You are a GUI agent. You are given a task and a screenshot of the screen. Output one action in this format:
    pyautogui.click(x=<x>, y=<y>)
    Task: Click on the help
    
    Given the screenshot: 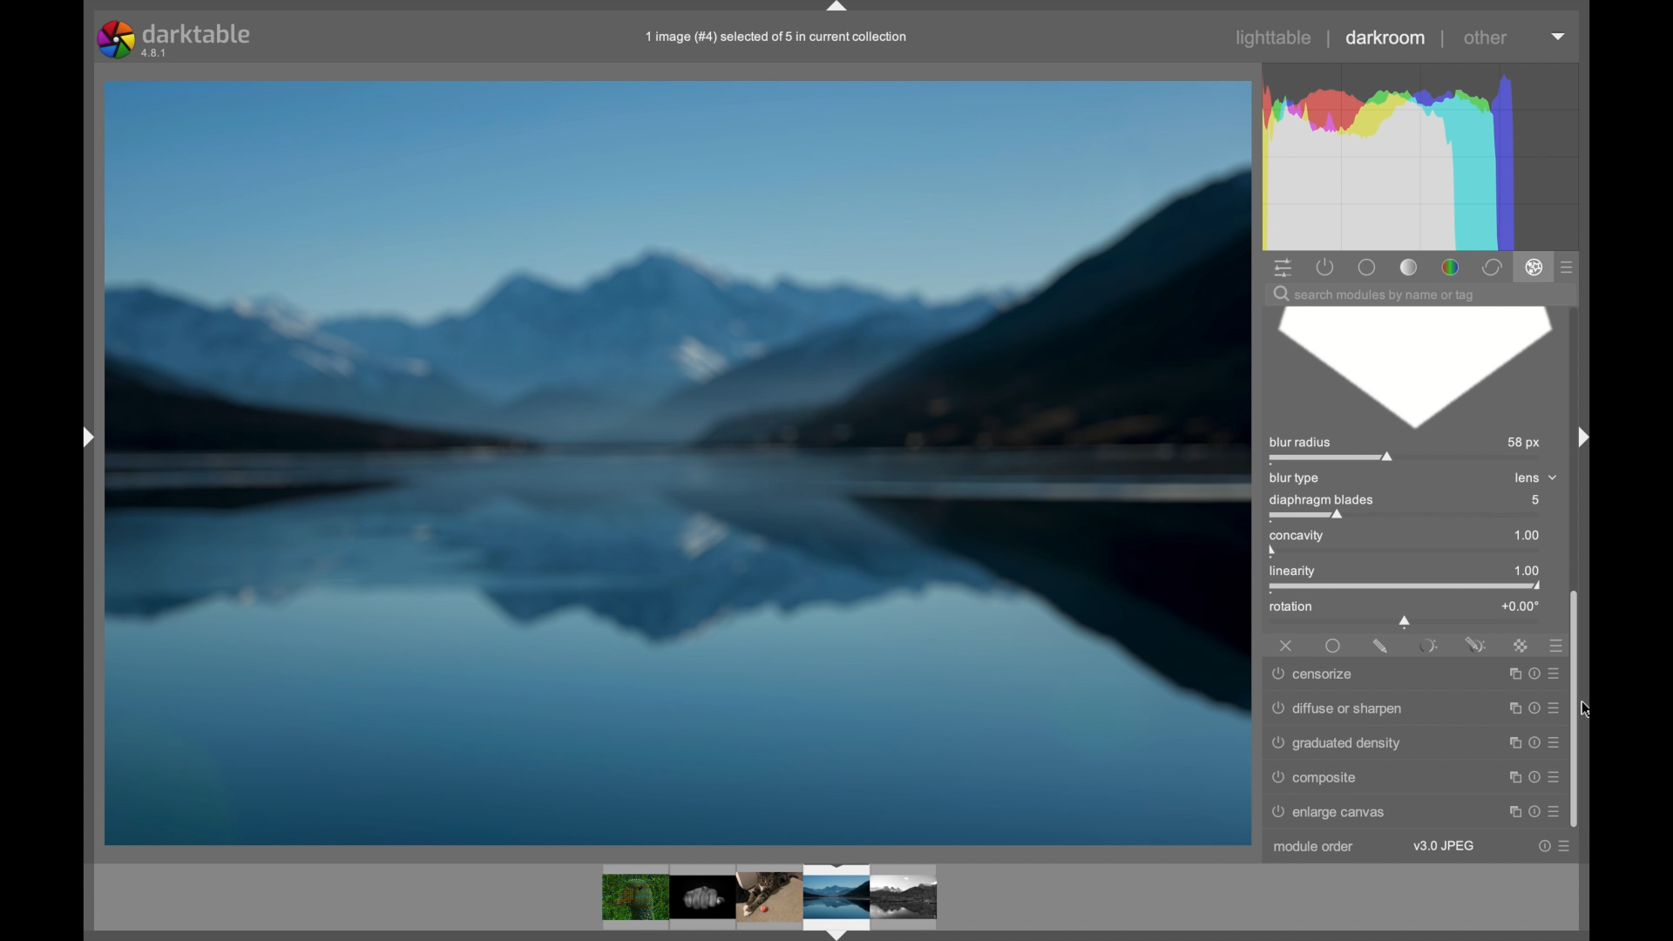 What is the action you would take?
    pyautogui.click(x=1532, y=774)
    